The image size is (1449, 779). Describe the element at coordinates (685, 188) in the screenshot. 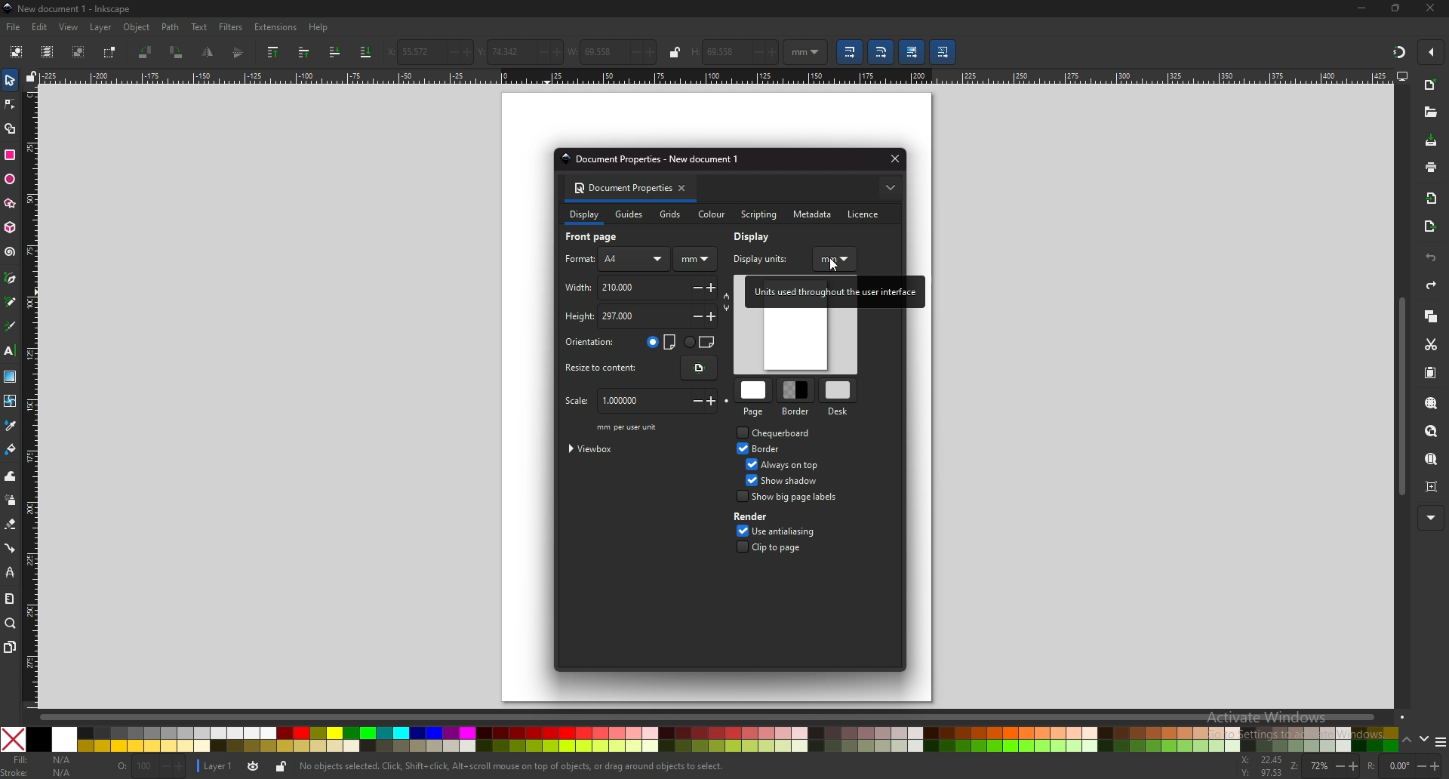

I see `close tab` at that location.